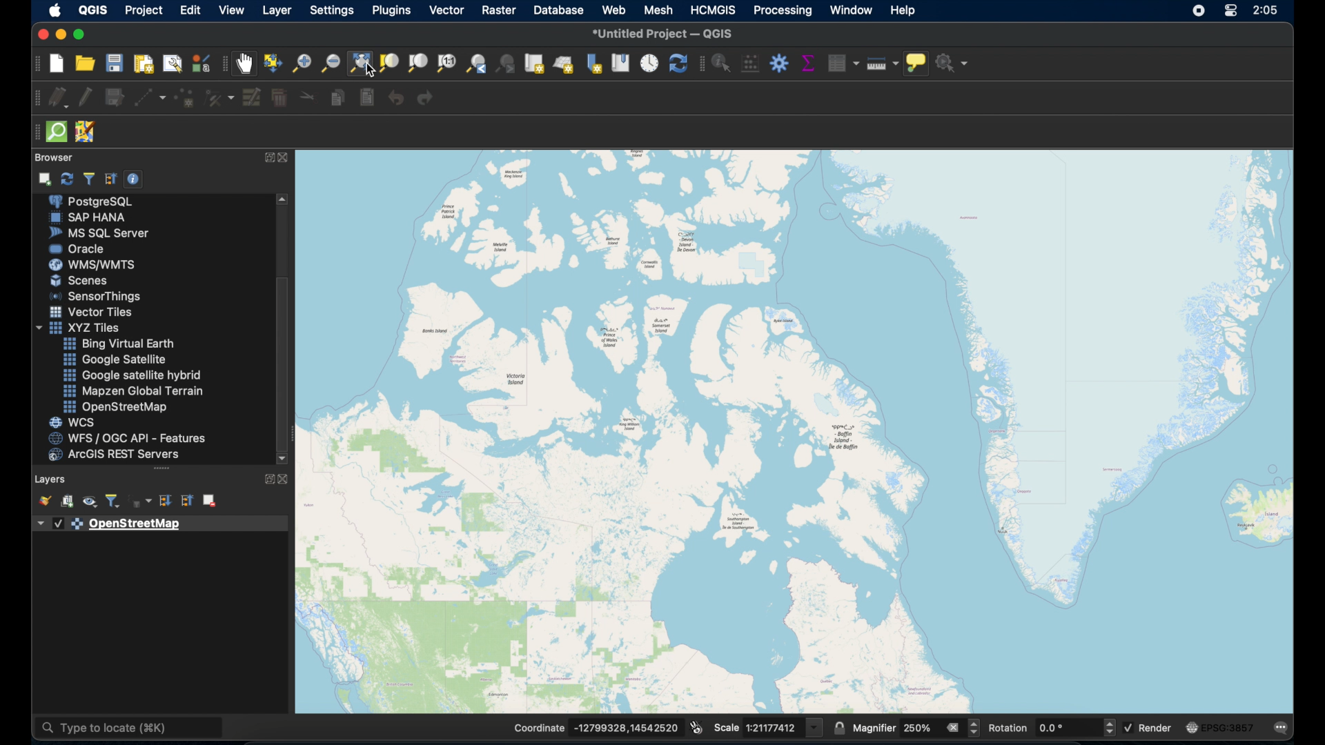 The image size is (1325, 745). What do you see at coordinates (397, 98) in the screenshot?
I see `undo` at bounding box center [397, 98].